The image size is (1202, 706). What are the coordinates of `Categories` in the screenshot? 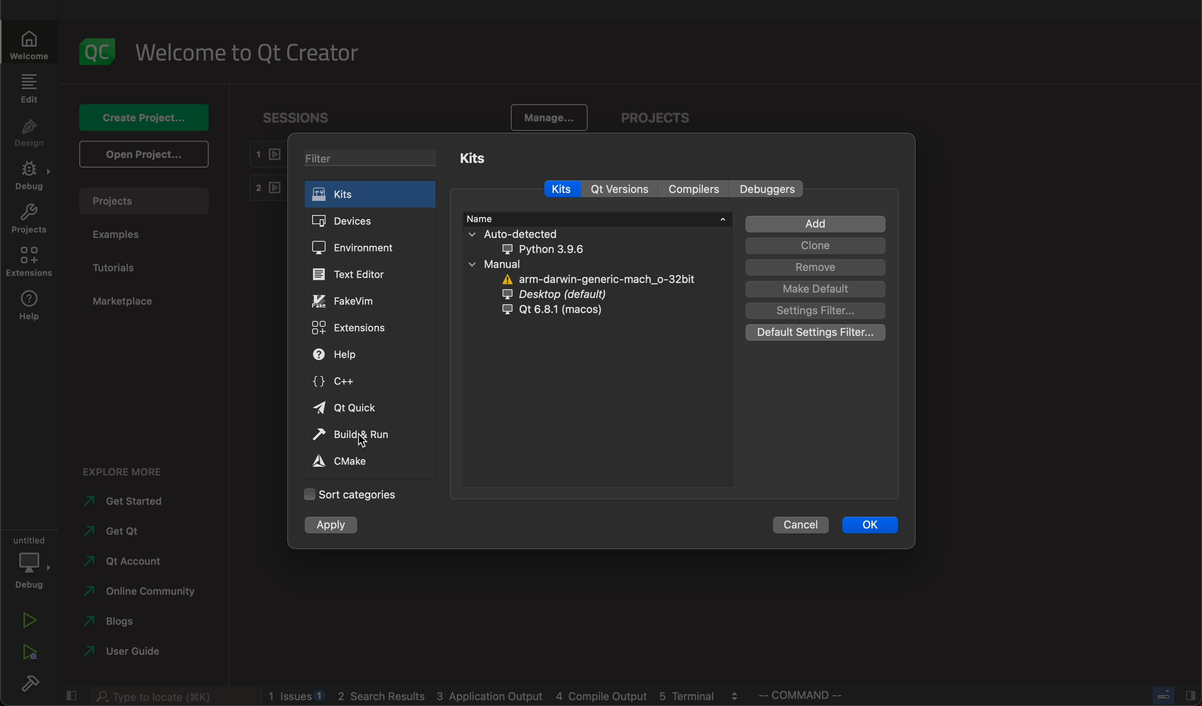 It's located at (357, 494).